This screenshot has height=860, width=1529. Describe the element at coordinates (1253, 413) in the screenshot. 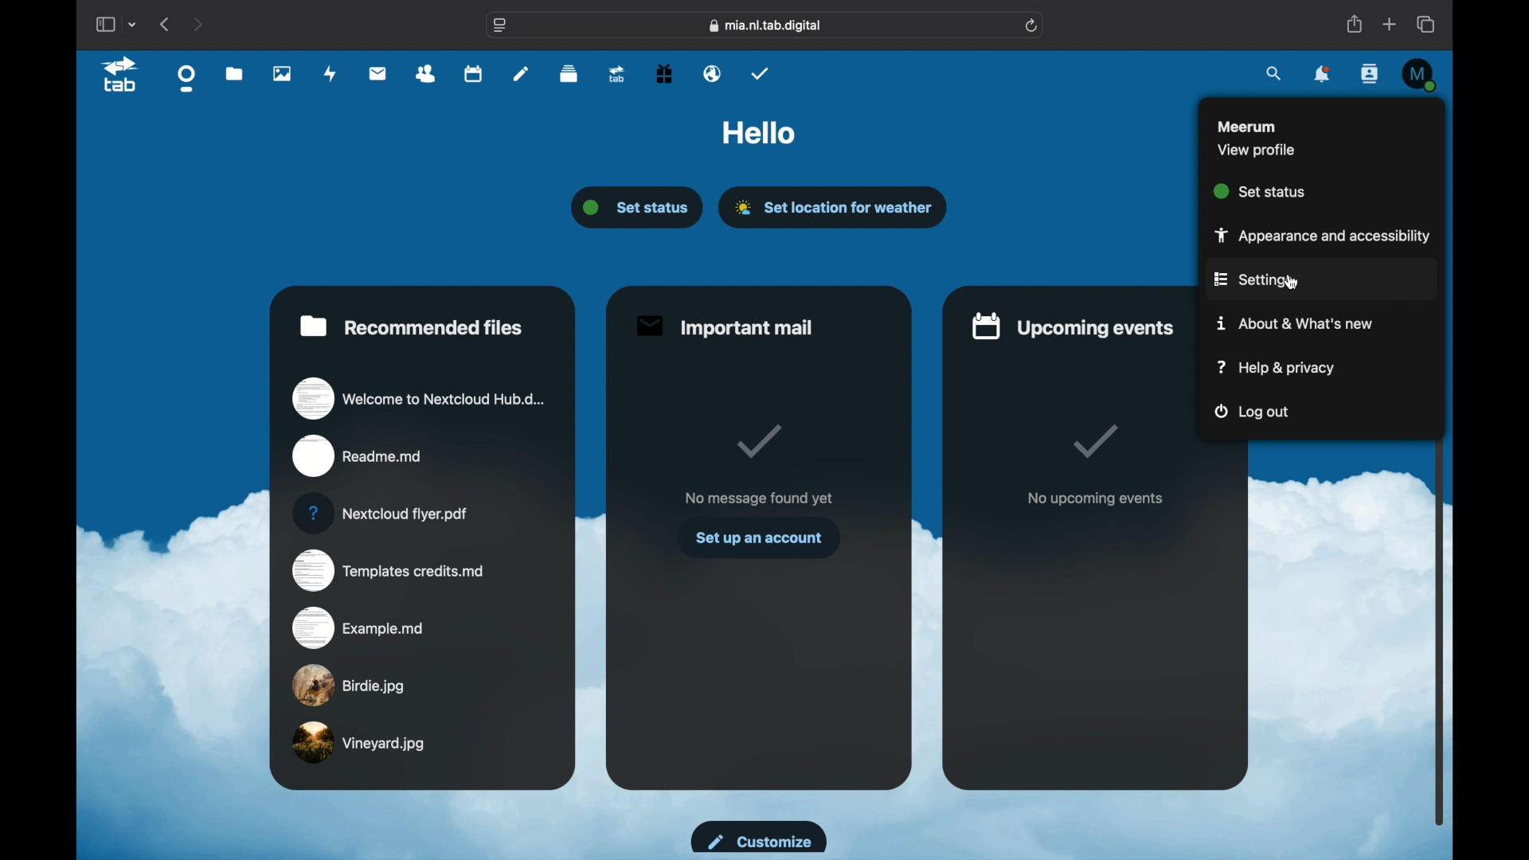

I see `log out` at that location.